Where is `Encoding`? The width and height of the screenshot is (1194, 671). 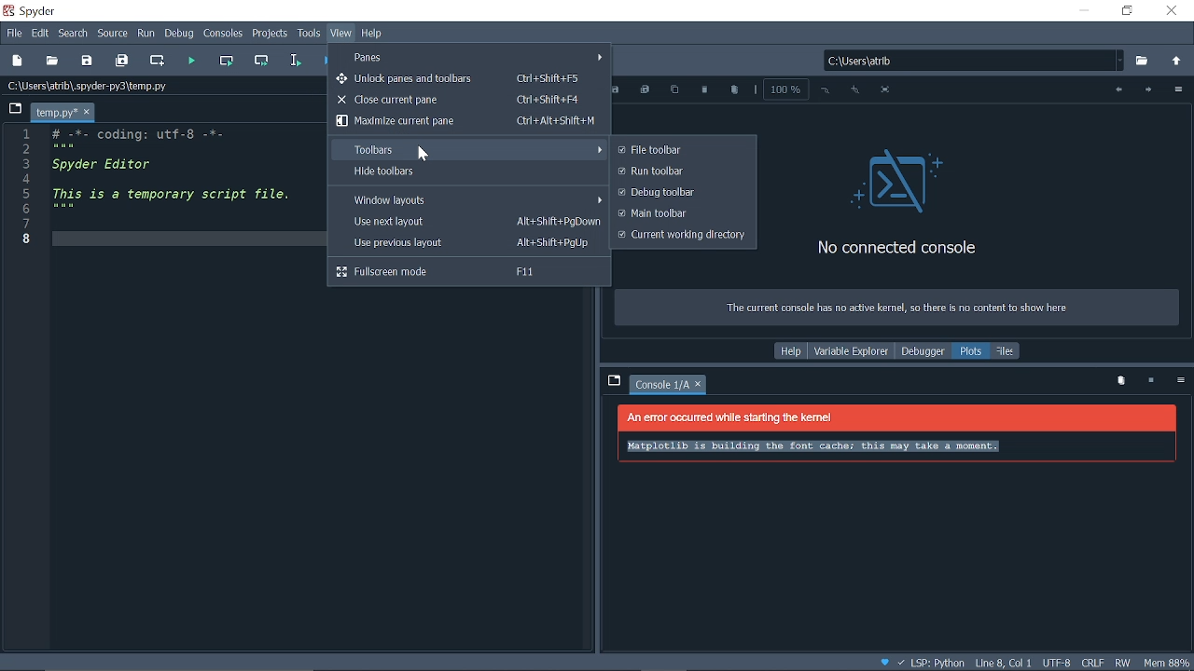 Encoding is located at coordinates (1058, 664).